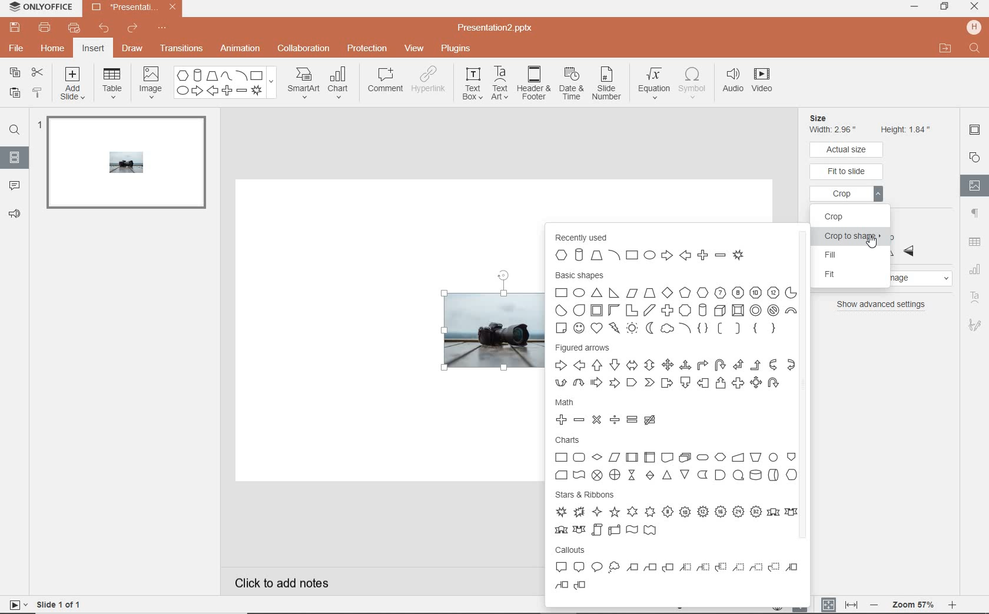 The image size is (989, 614). Describe the element at coordinates (912, 603) in the screenshot. I see `zoom` at that location.